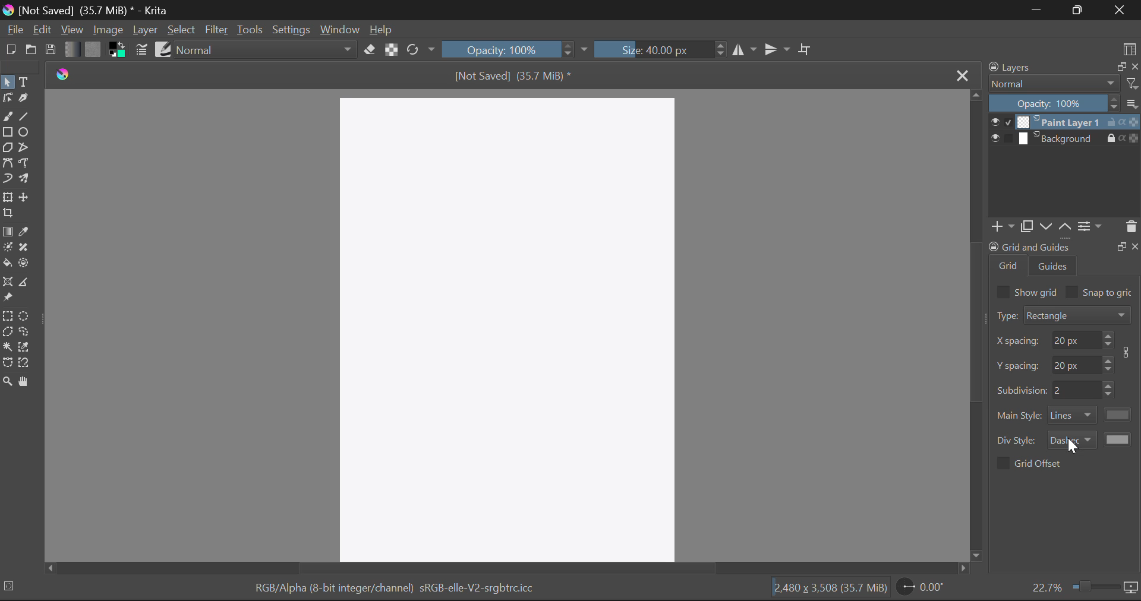  I want to click on layers, so click(1012, 67).